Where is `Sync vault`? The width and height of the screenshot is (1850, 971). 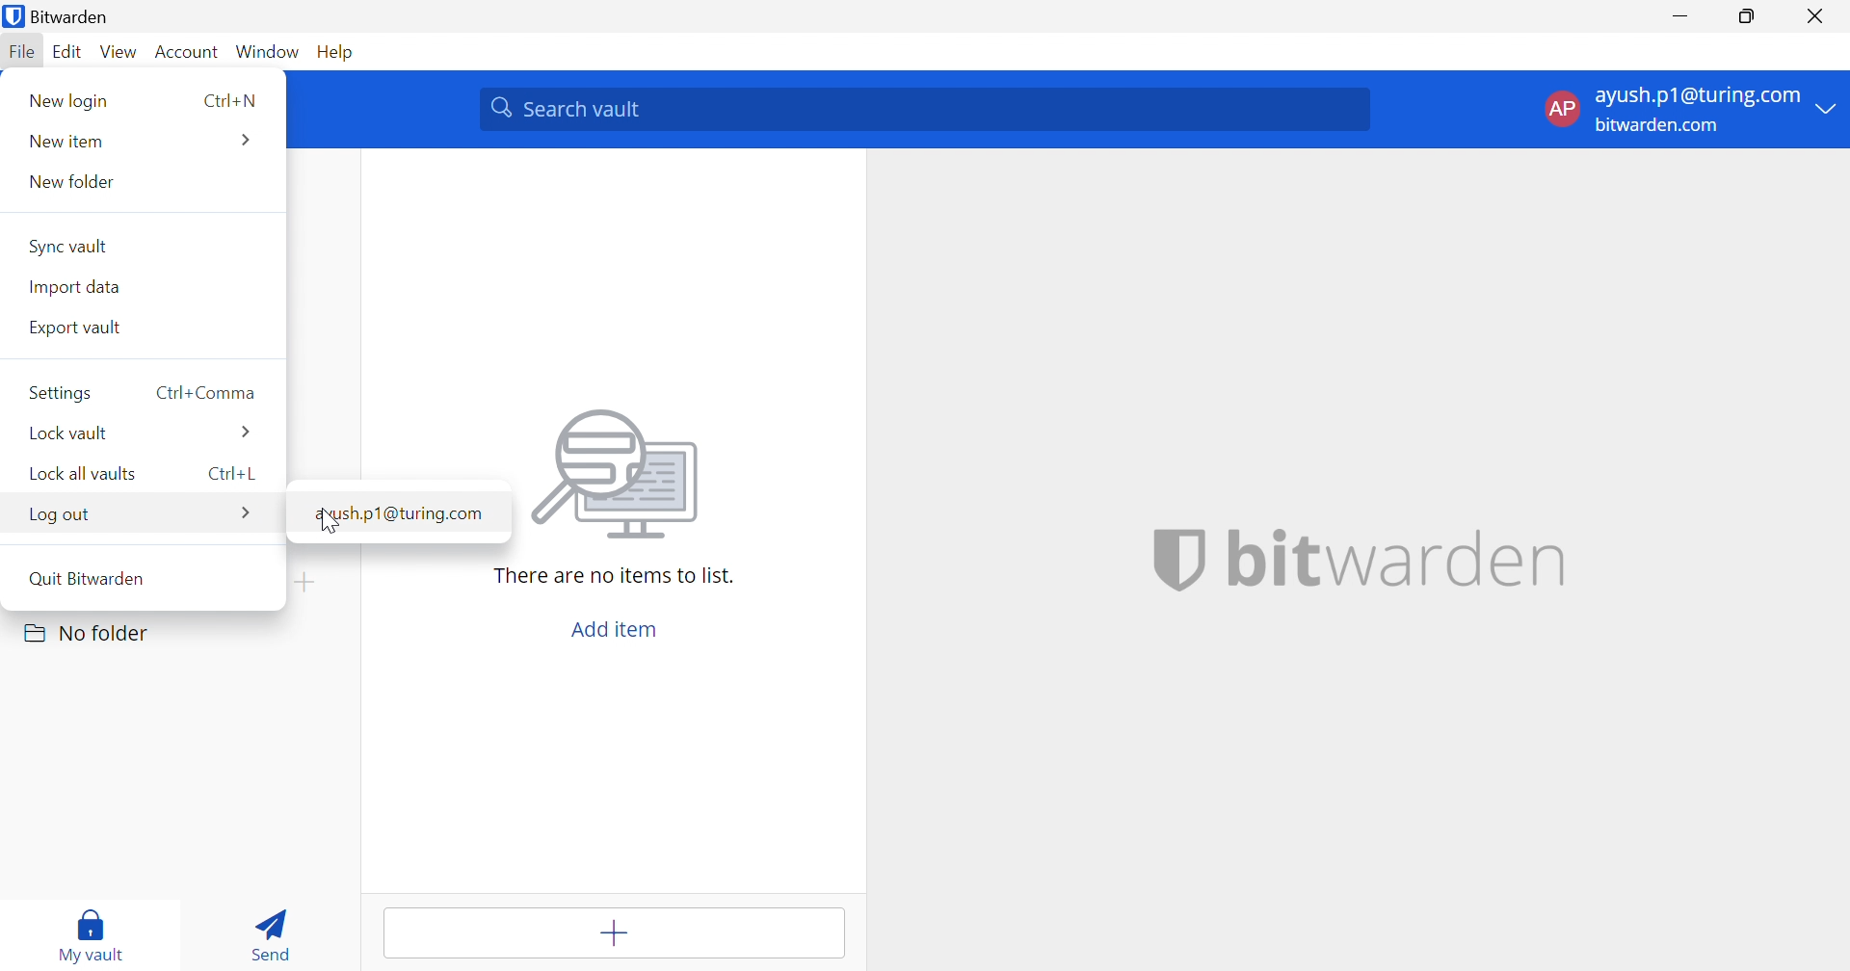
Sync vault is located at coordinates (70, 247).